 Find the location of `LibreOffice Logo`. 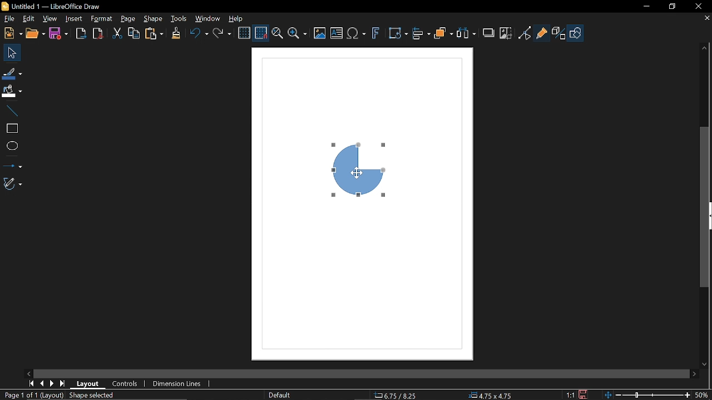

LibreOffice Logo is located at coordinates (6, 6).